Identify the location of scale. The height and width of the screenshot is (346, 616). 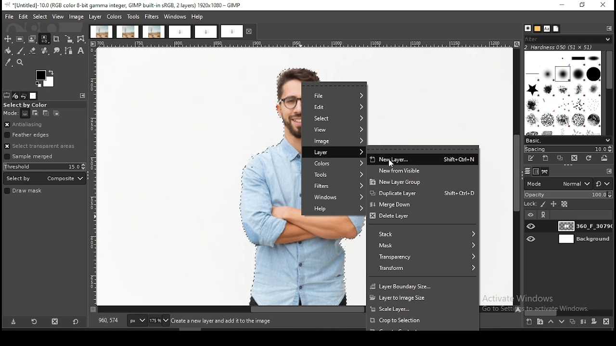
(307, 44).